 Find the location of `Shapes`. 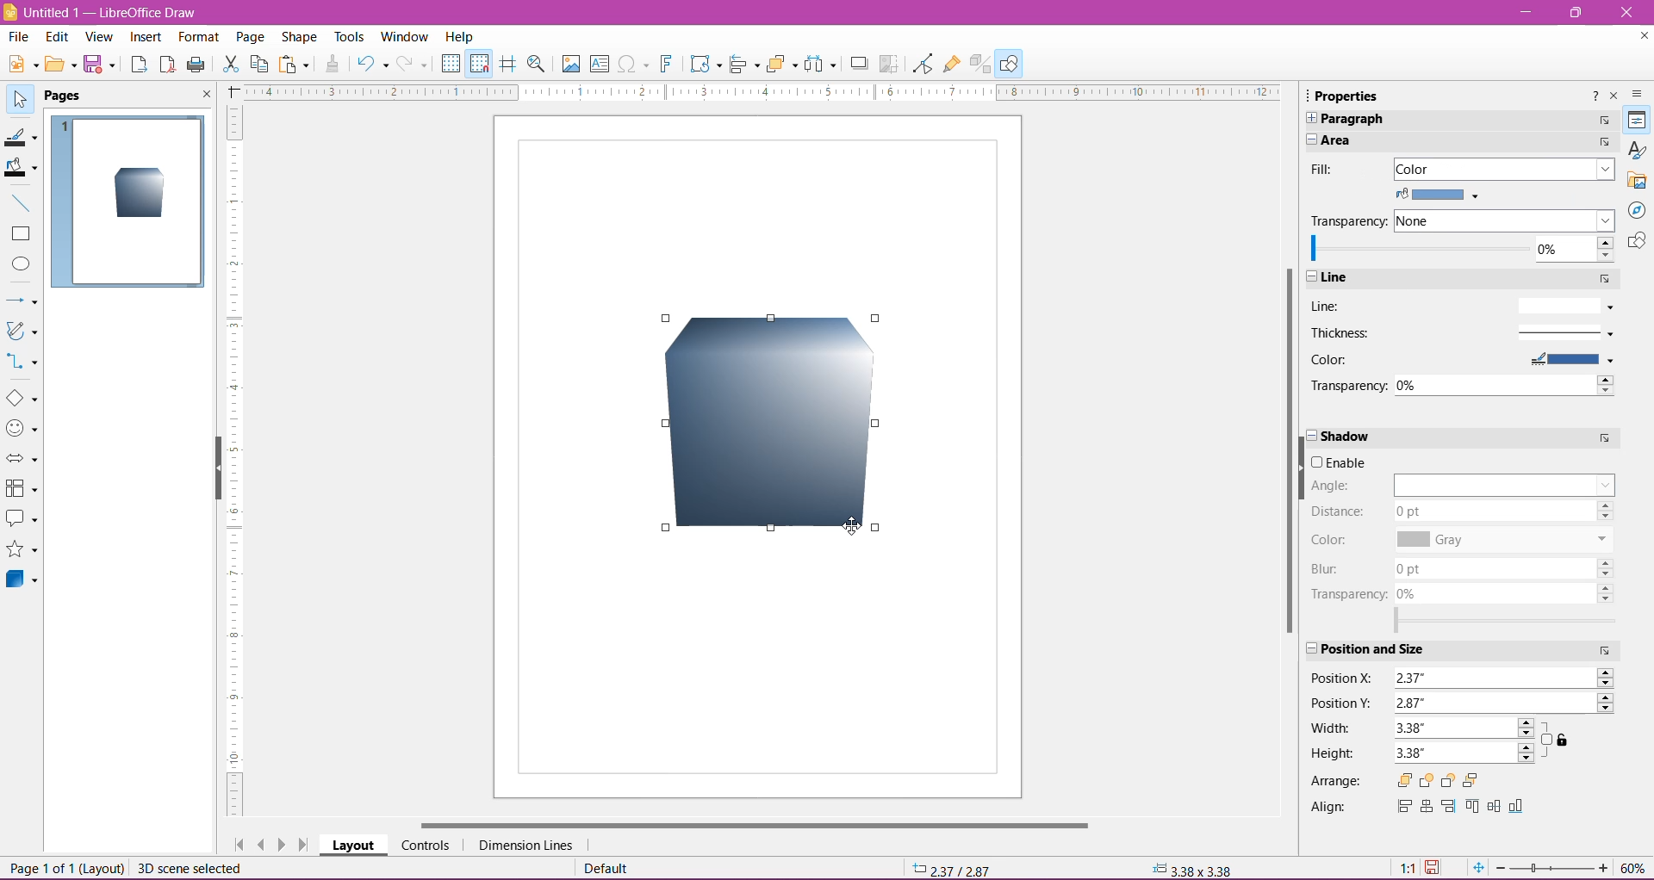

Shapes is located at coordinates (1635, 242).